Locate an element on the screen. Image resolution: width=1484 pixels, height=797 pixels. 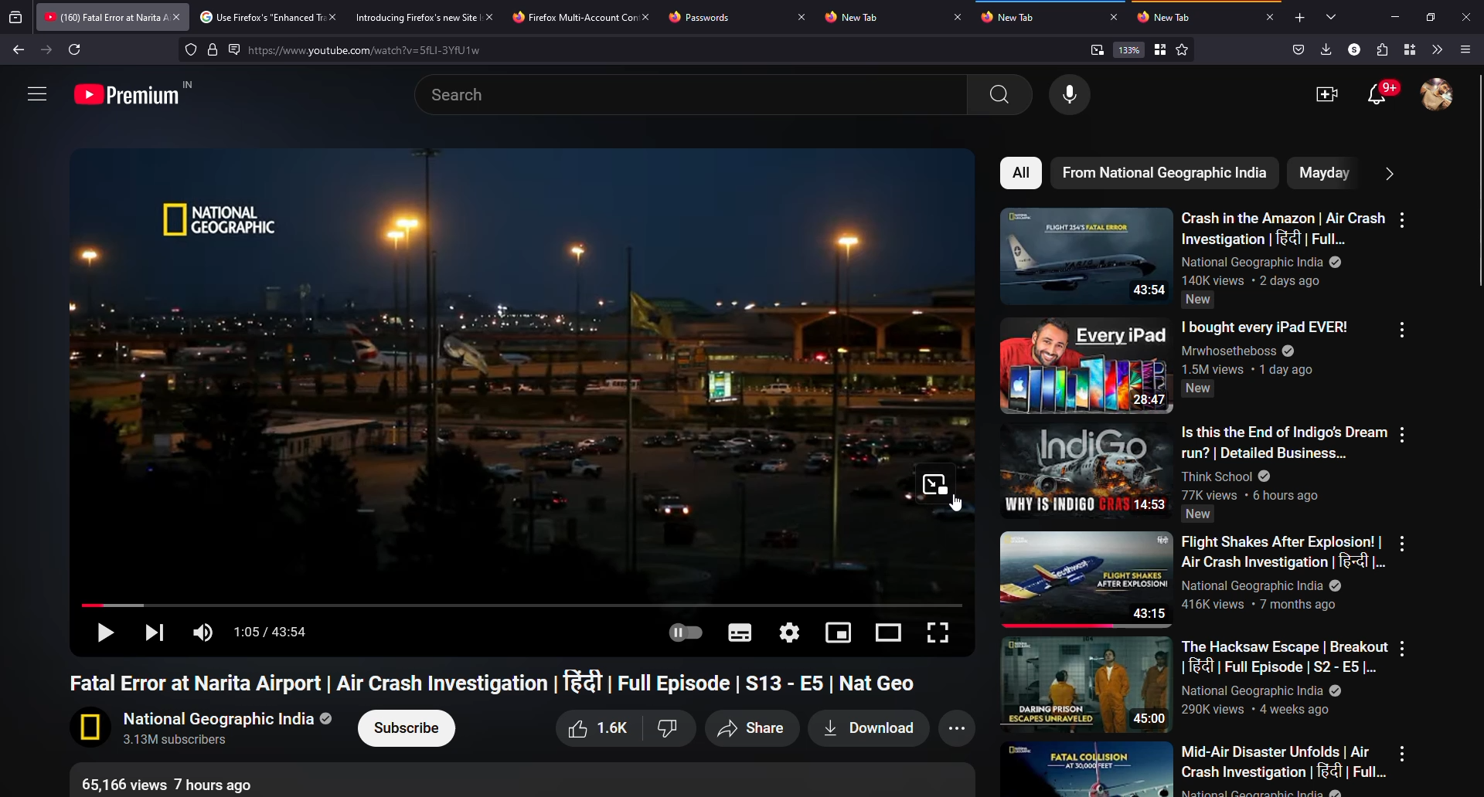
more is located at coordinates (1387, 172).